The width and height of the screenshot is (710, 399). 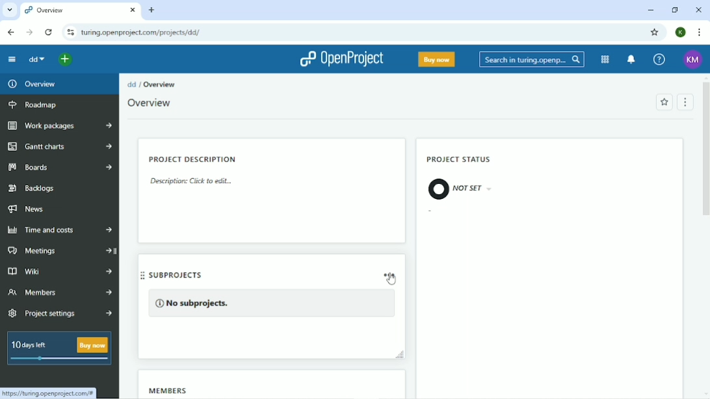 I want to click on Meetings, so click(x=61, y=250).